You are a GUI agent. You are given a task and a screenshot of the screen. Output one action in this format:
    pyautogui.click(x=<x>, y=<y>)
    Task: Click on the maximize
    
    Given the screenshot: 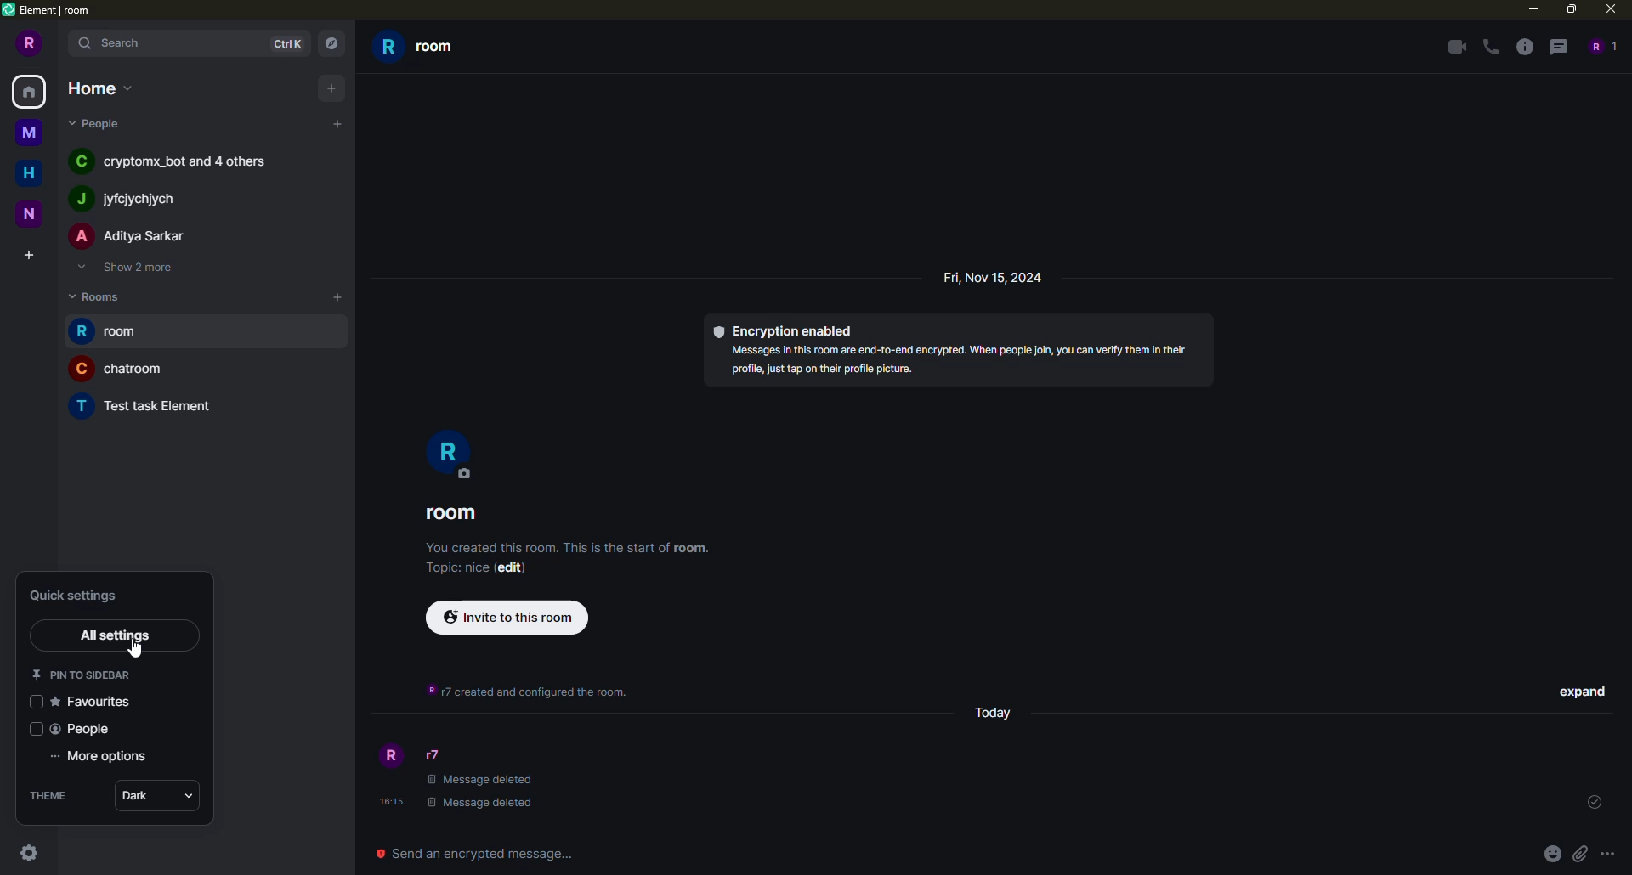 What is the action you would take?
    pyautogui.click(x=1572, y=10)
    